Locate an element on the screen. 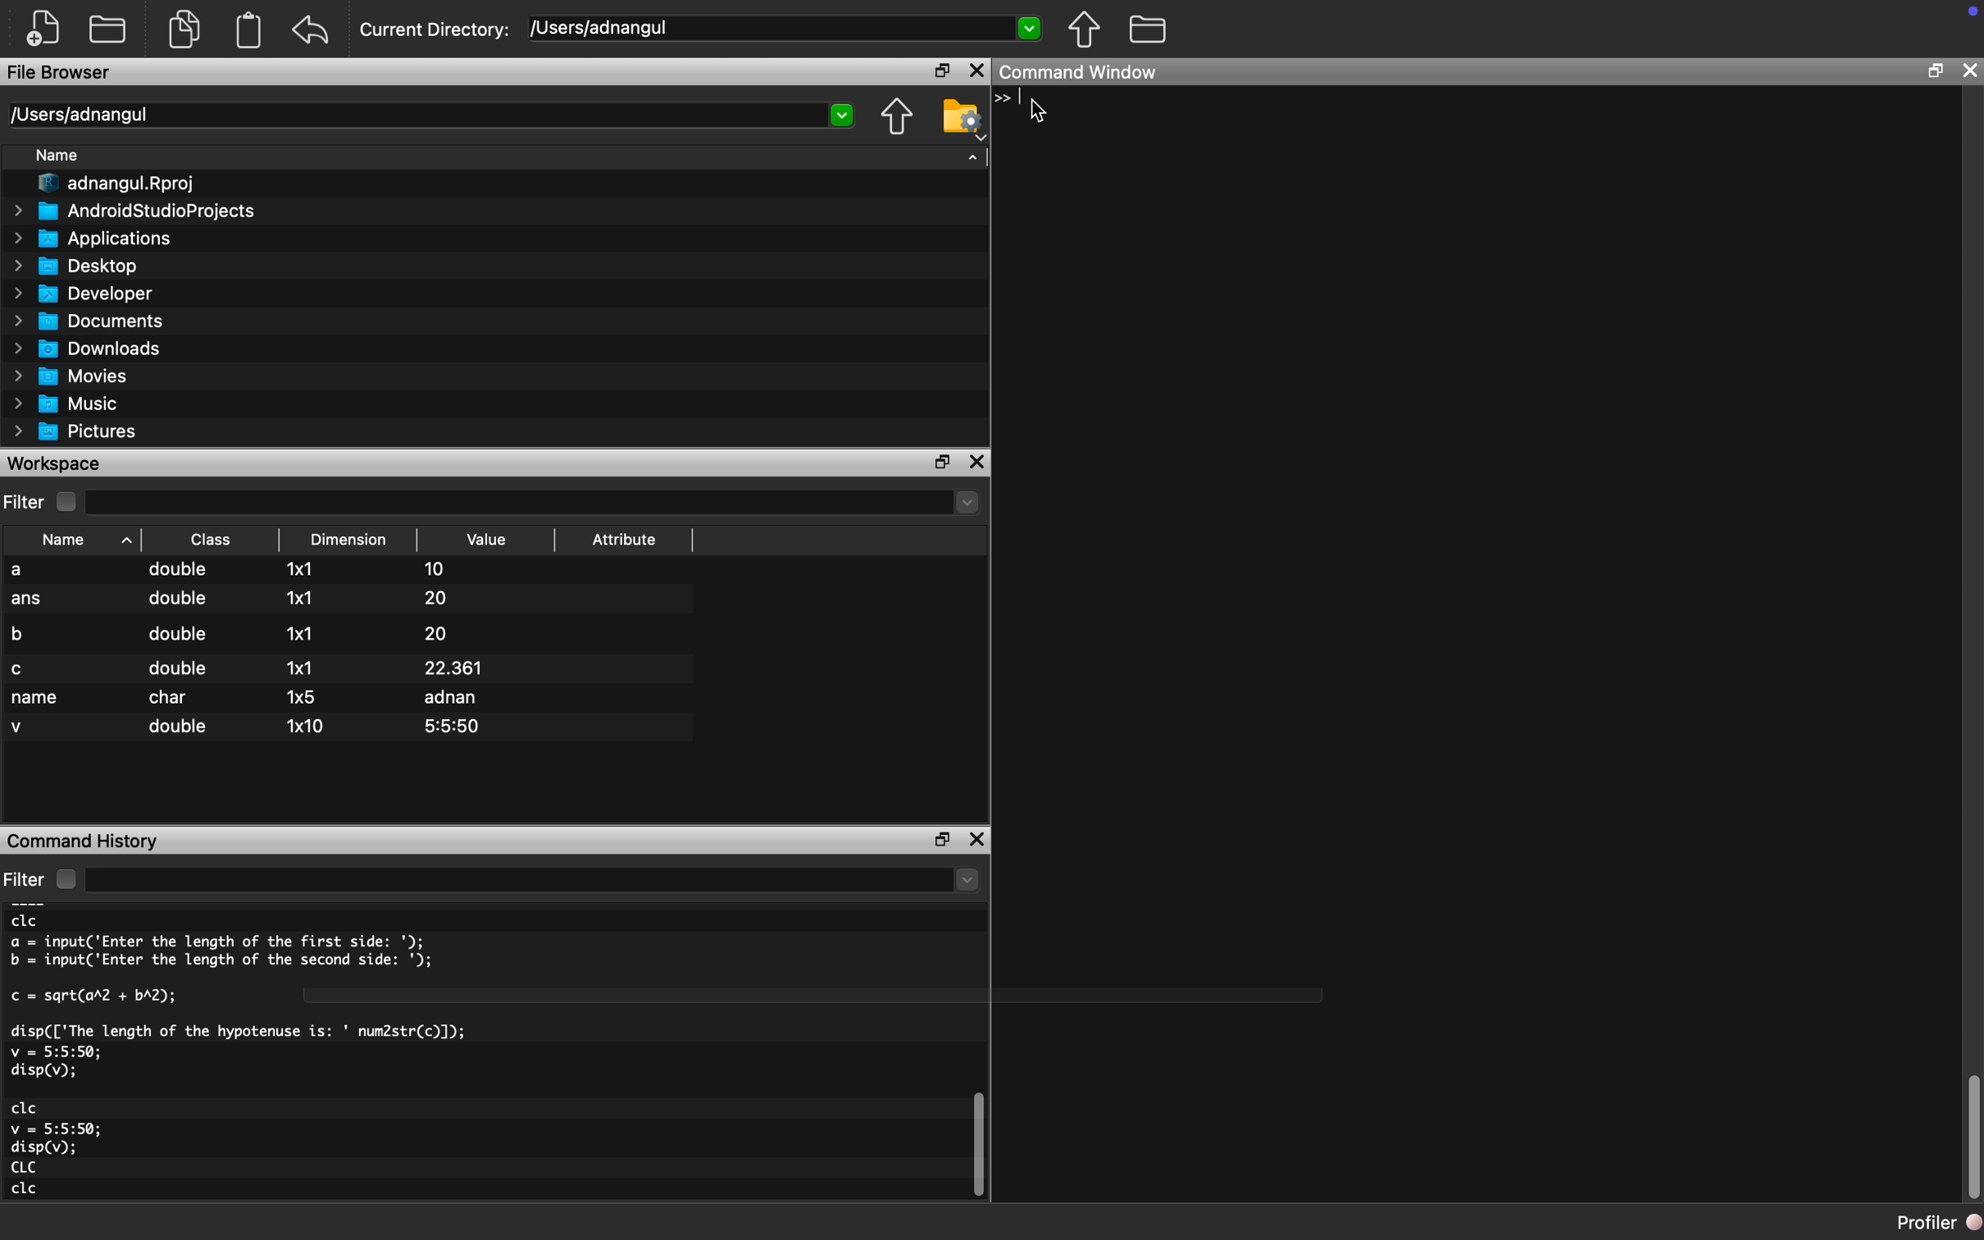  > [@ Downloads is located at coordinates (89, 349).